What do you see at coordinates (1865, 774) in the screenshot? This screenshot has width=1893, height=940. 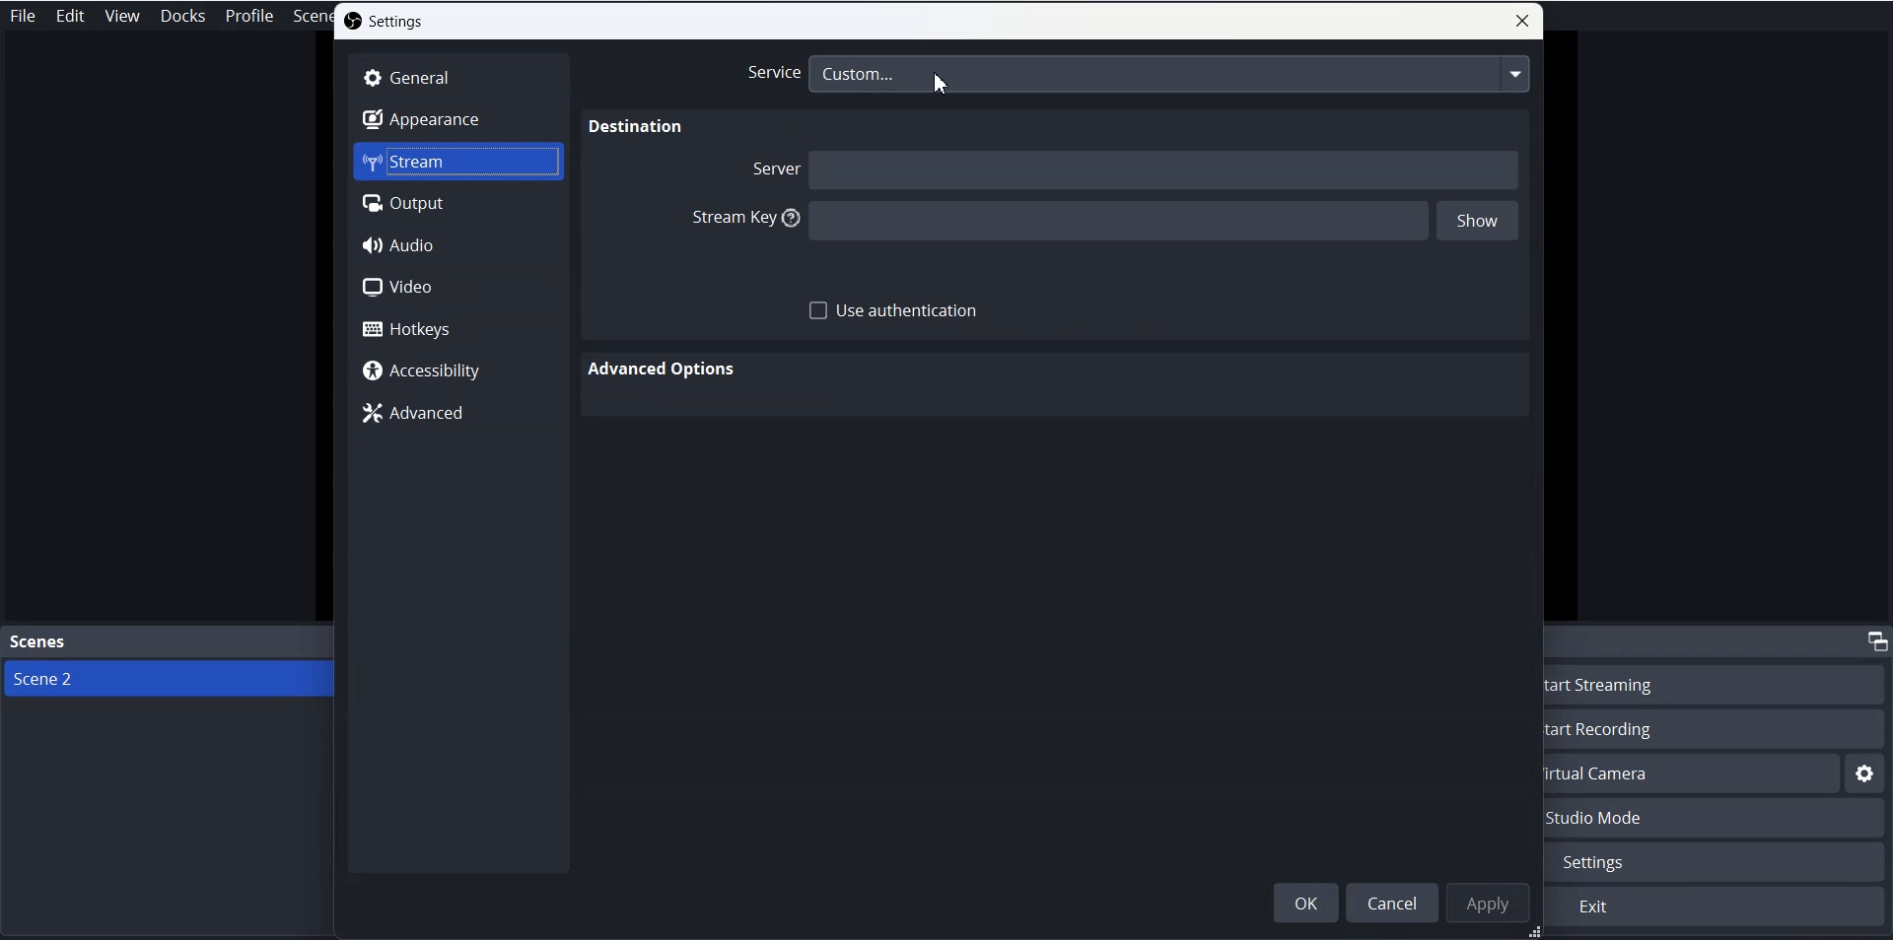 I see `settings` at bounding box center [1865, 774].